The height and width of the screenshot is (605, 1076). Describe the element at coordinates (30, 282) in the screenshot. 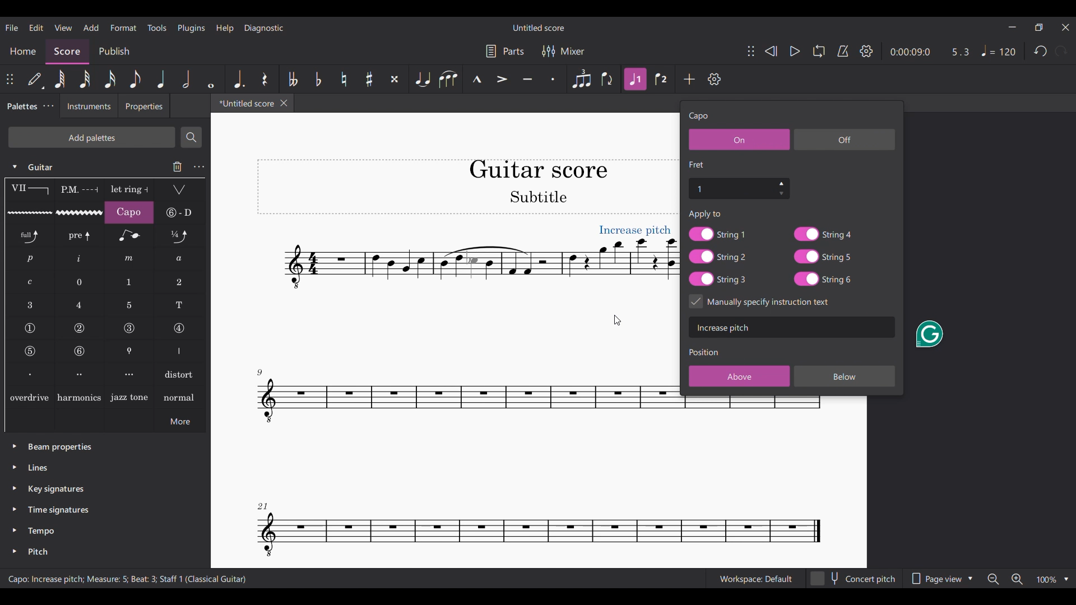

I see `RH guitar fingering c` at that location.